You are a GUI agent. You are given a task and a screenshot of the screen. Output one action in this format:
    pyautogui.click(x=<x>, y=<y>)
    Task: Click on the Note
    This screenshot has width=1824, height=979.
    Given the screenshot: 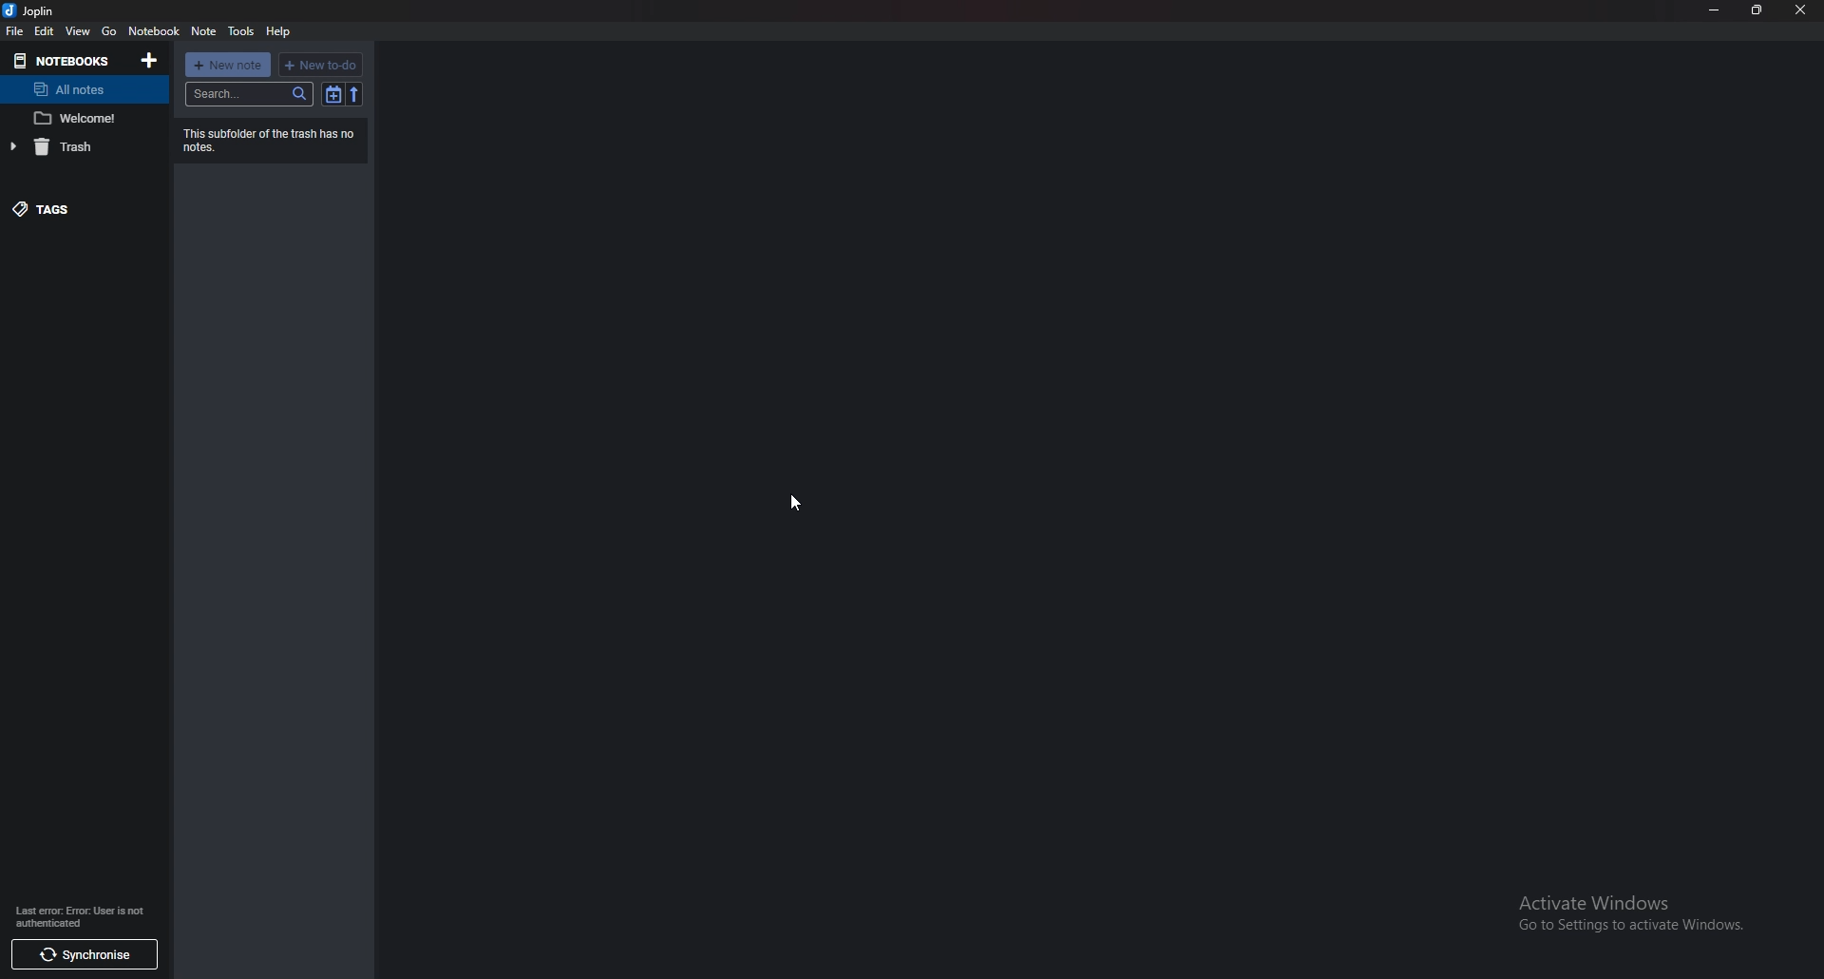 What is the action you would take?
    pyautogui.click(x=84, y=118)
    